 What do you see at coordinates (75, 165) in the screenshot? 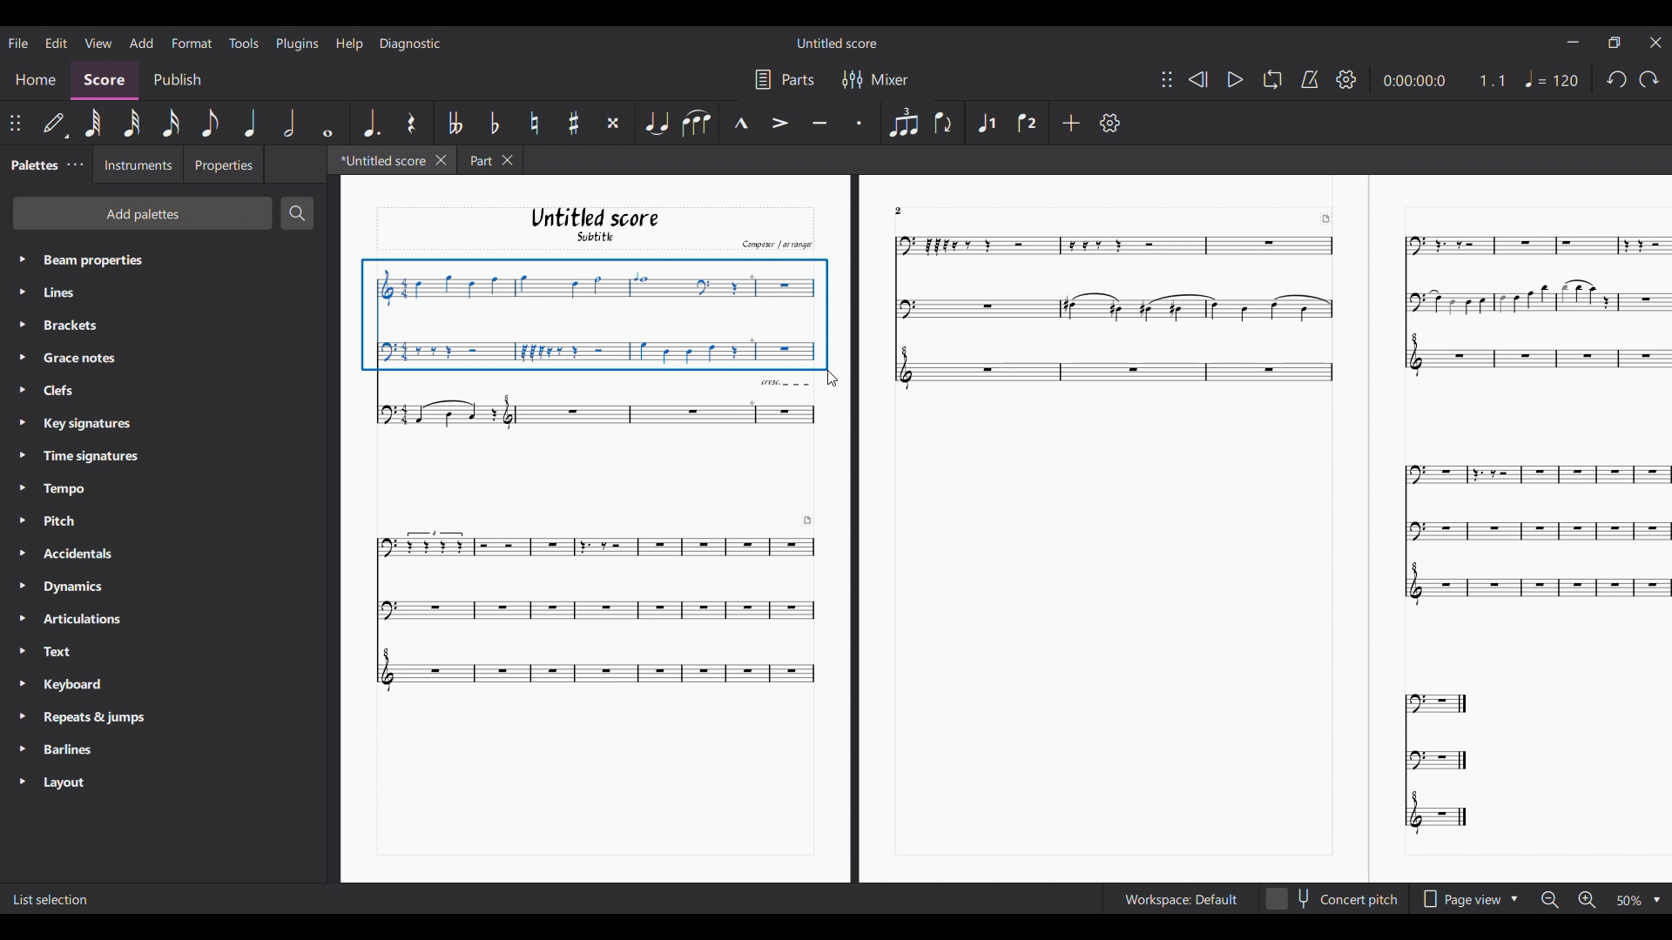
I see `Palette settings` at bounding box center [75, 165].